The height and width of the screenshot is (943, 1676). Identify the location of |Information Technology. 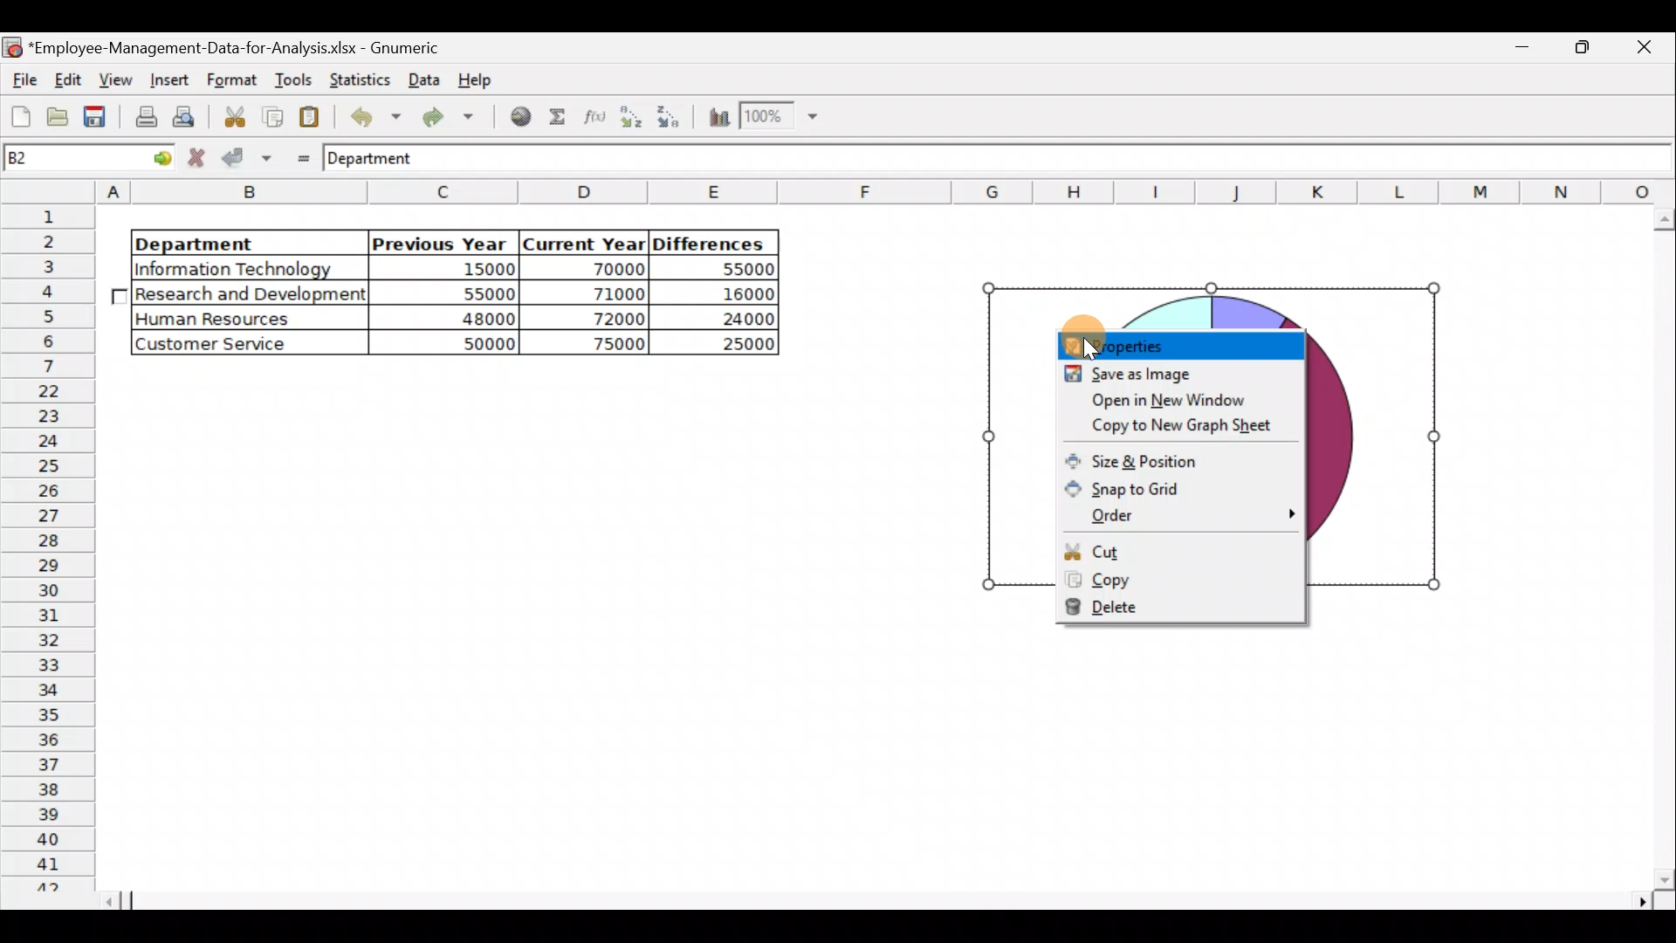
(247, 268).